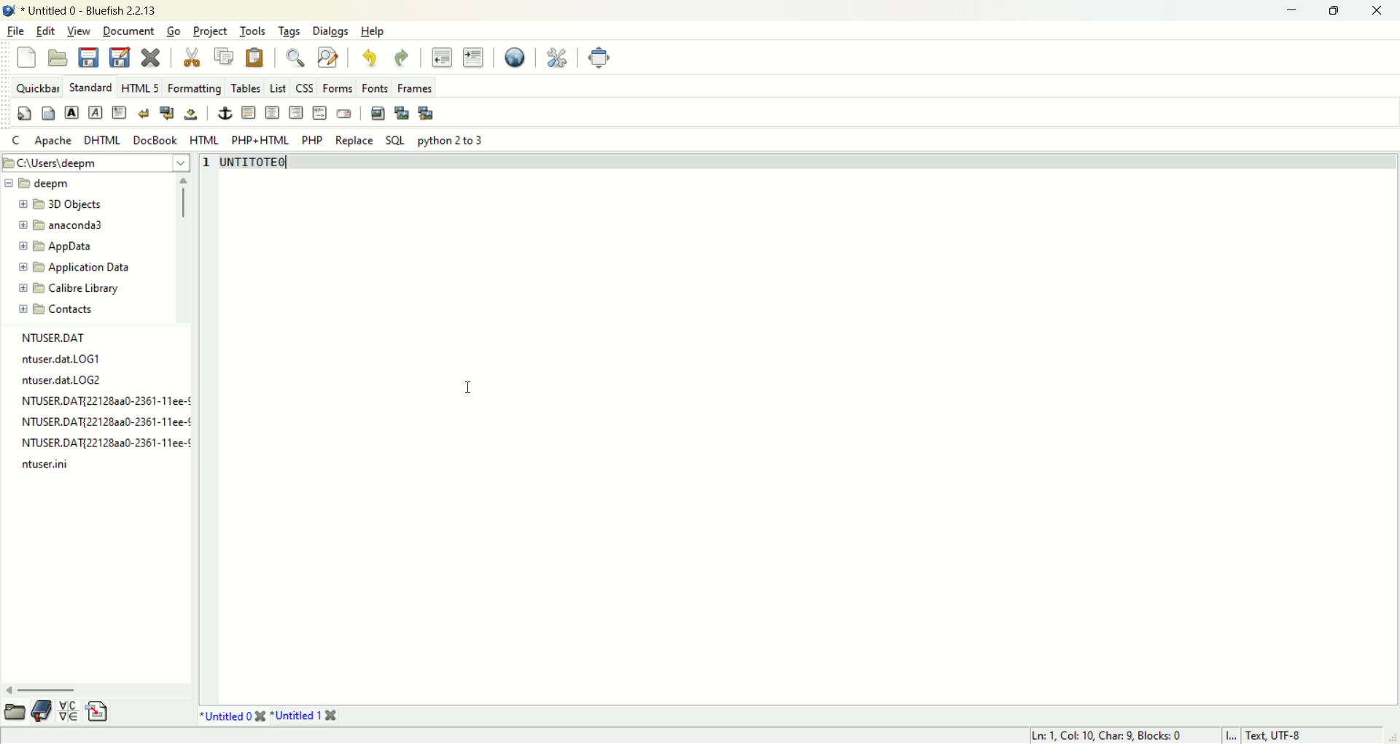 This screenshot has width=1400, height=744. I want to click on break, so click(144, 114).